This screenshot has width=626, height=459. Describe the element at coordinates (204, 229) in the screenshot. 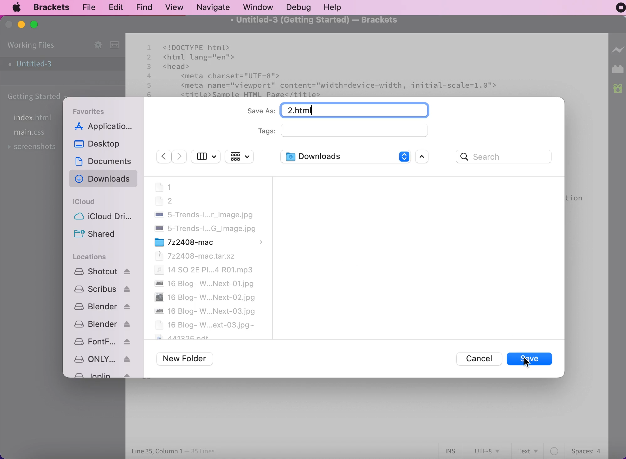

I see `5-Trends-I...G_Image.jpg` at that location.